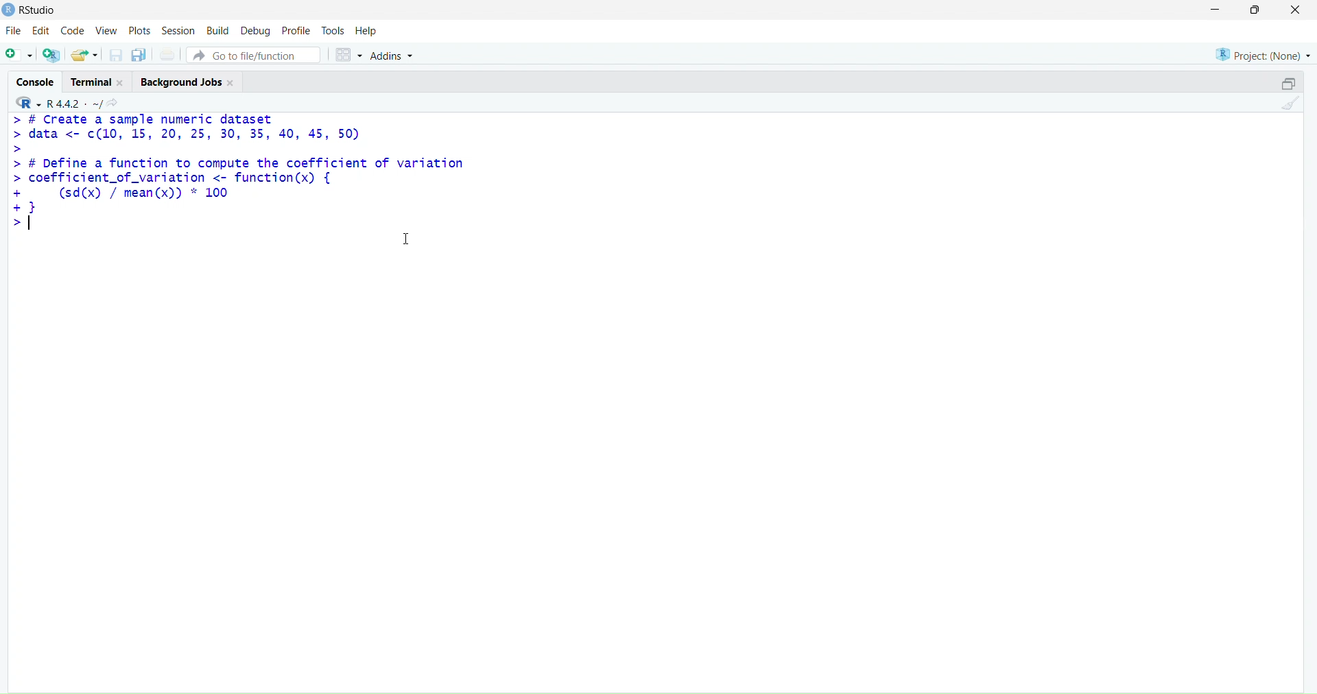 The height and width of the screenshot is (694, 1317). Describe the element at coordinates (1255, 9) in the screenshot. I see `maximise` at that location.